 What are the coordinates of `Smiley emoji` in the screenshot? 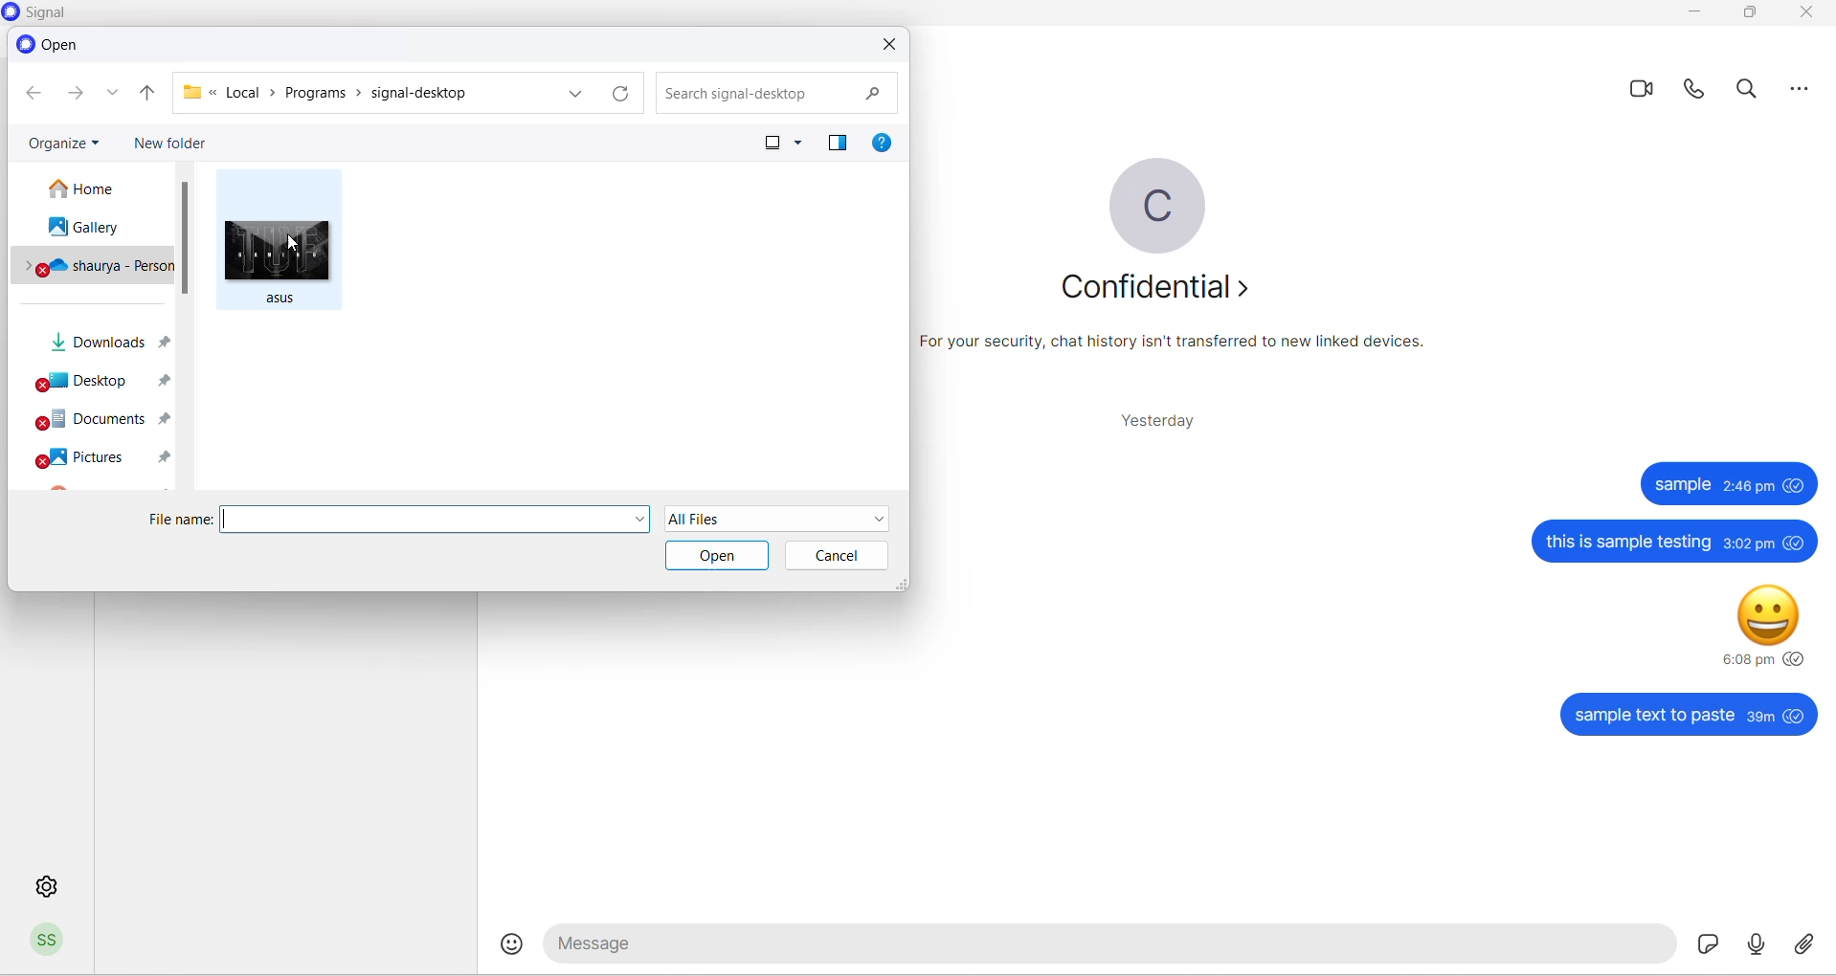 It's located at (1768, 618).